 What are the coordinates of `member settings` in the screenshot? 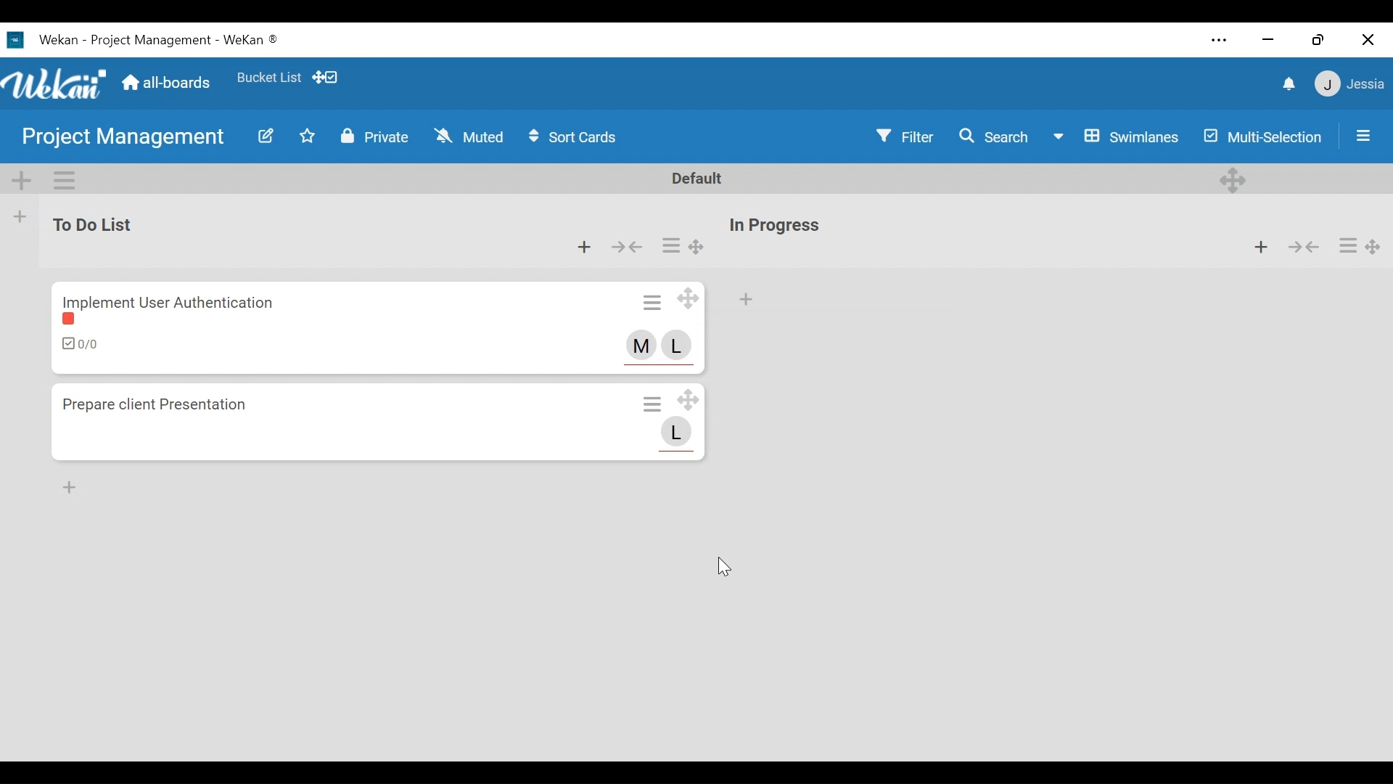 It's located at (1349, 81).